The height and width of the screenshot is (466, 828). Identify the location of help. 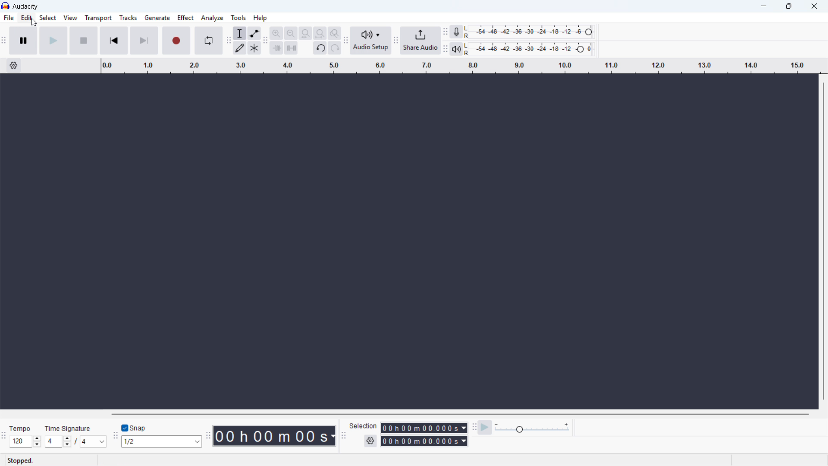
(260, 18).